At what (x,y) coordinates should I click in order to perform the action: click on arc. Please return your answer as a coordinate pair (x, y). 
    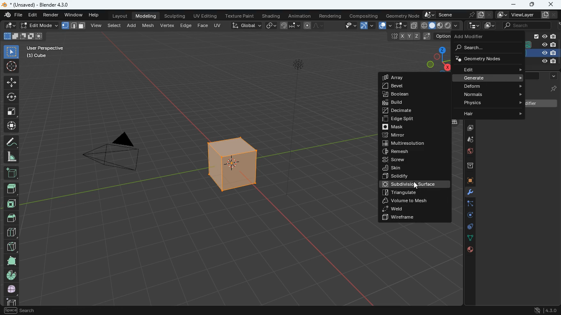
    Looking at the image, I should click on (366, 25).